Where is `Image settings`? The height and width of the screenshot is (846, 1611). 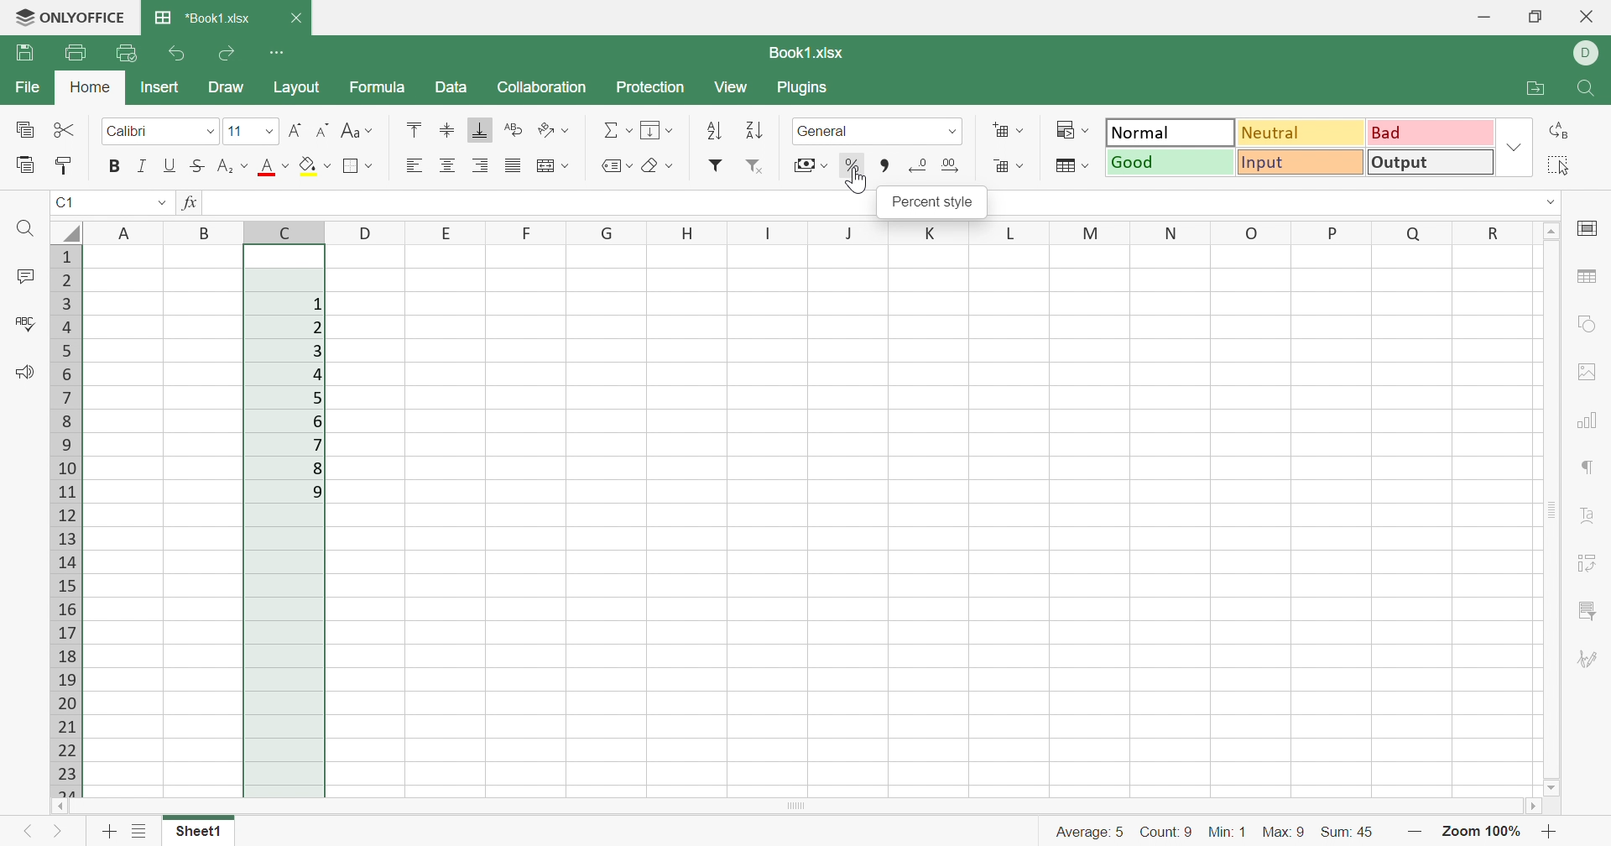
Image settings is located at coordinates (1588, 370).